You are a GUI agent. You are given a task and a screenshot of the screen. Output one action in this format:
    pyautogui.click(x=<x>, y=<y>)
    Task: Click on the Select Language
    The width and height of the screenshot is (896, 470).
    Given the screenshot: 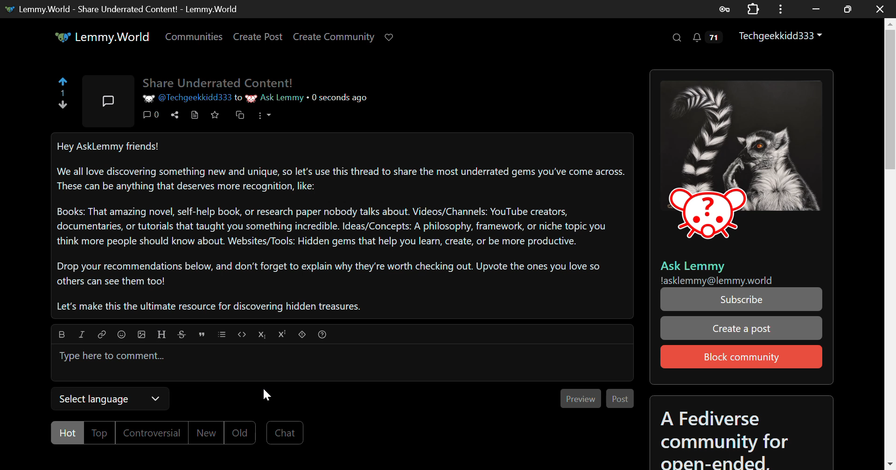 What is the action you would take?
    pyautogui.click(x=109, y=398)
    